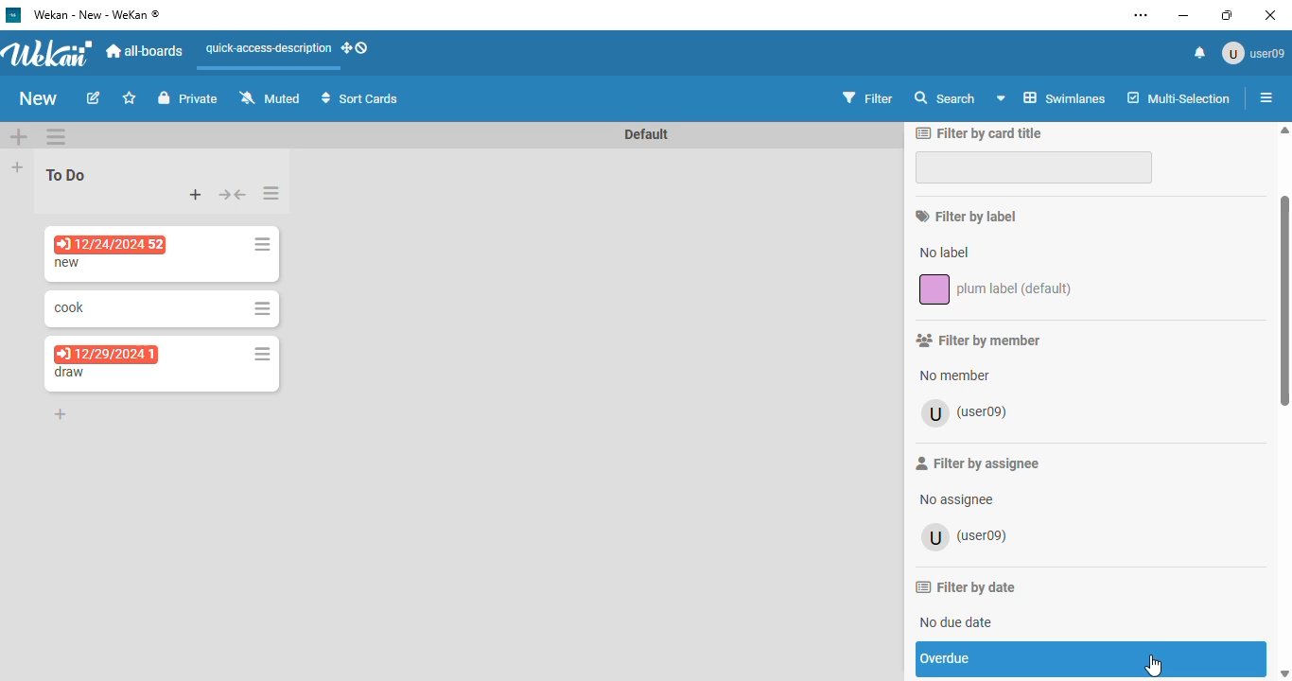  What do you see at coordinates (95, 97) in the screenshot?
I see `edit` at bounding box center [95, 97].